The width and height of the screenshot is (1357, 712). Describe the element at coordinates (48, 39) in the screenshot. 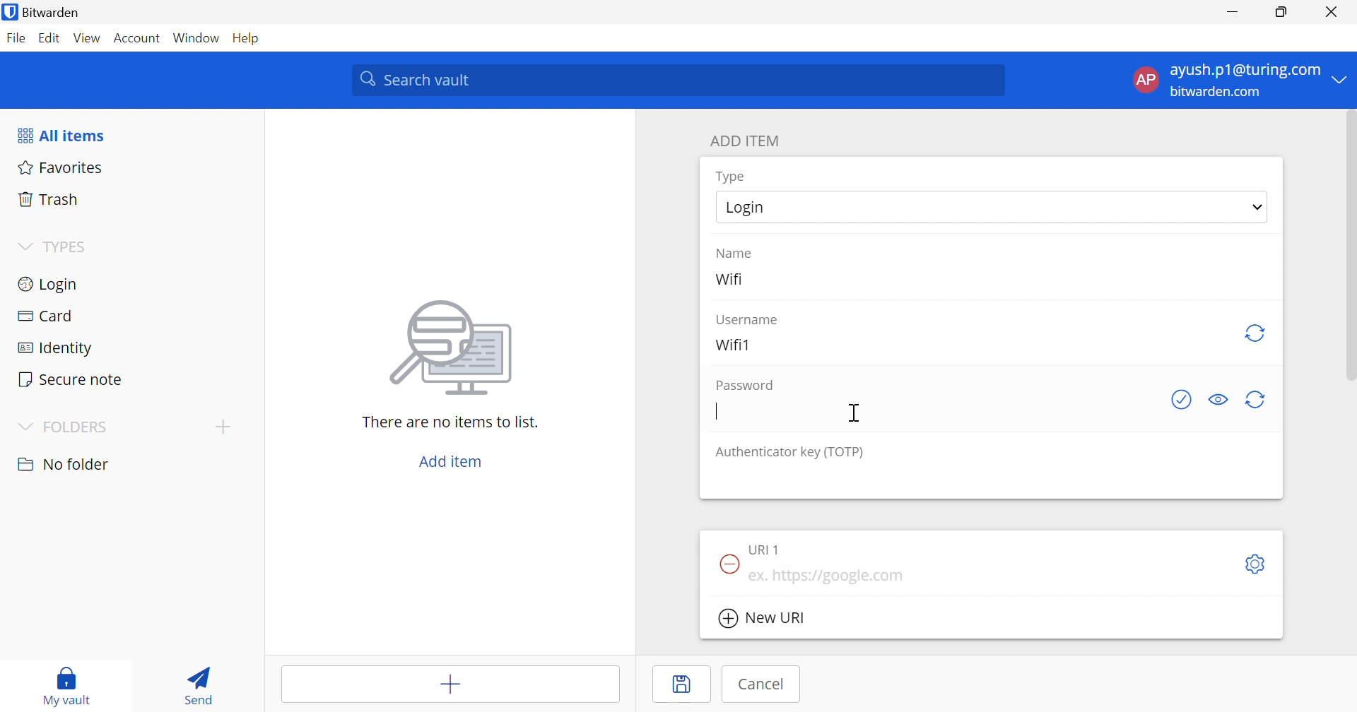

I see `Edit` at that location.